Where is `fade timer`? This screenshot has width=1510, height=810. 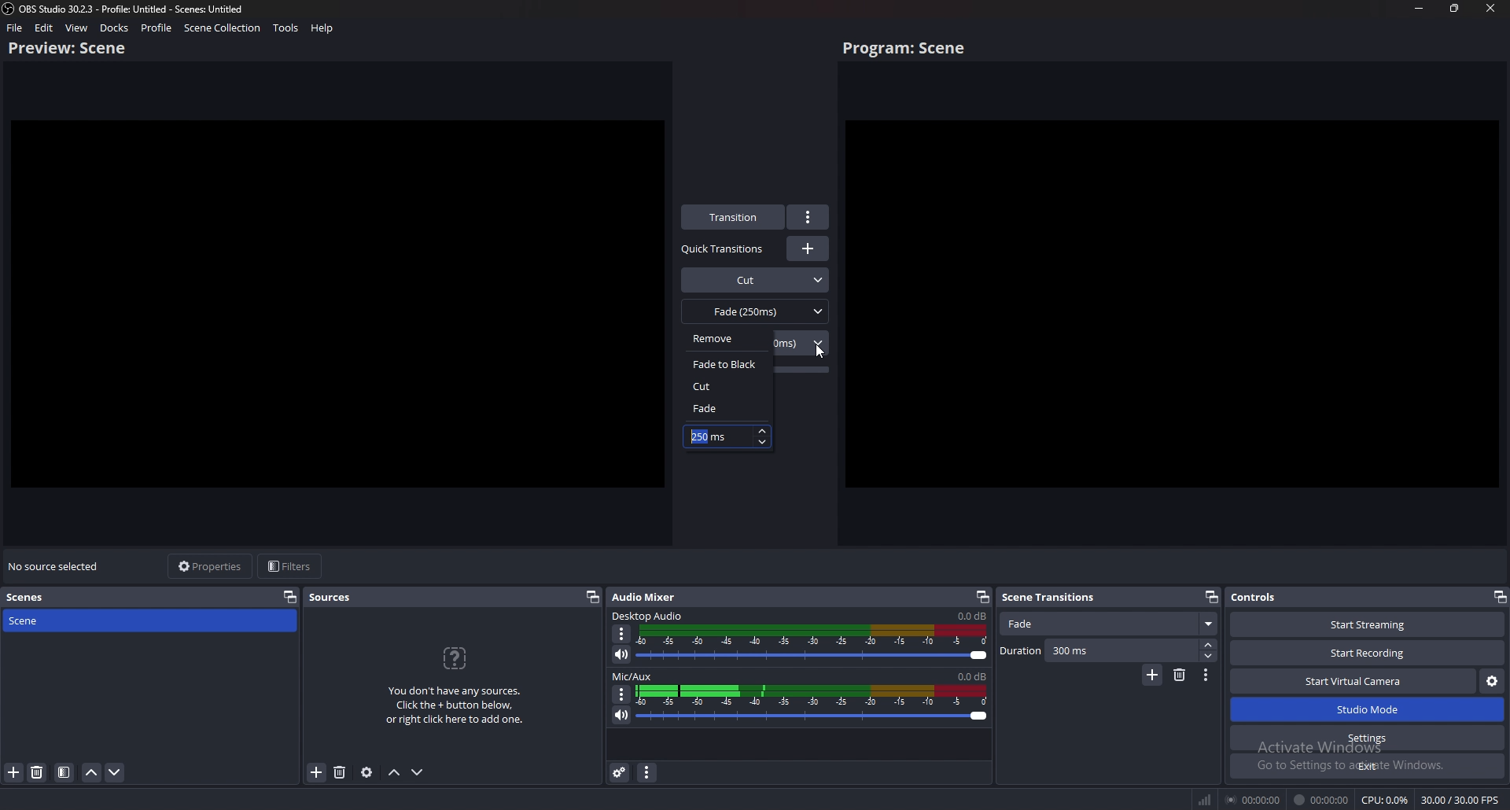 fade timer is located at coordinates (710, 436).